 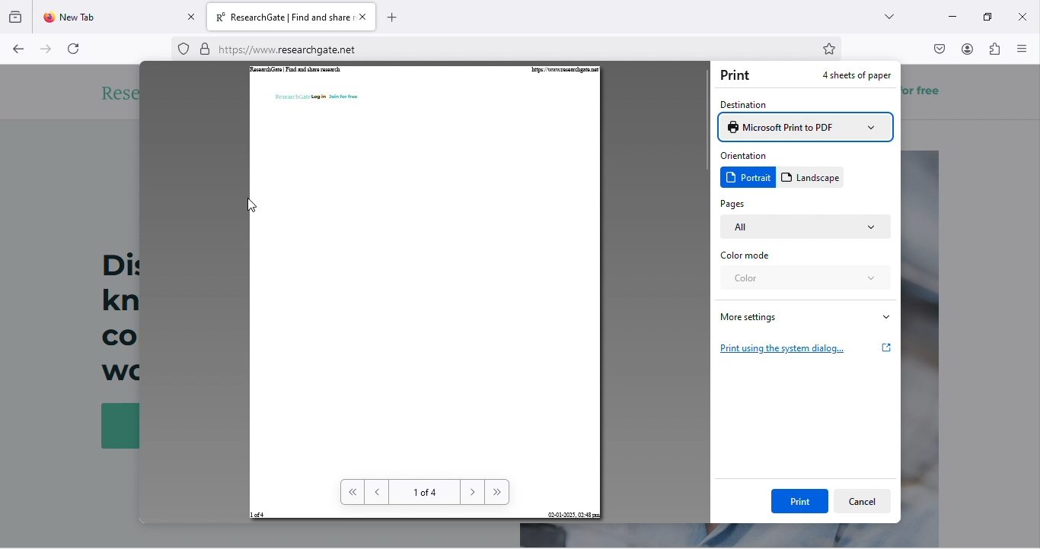 I want to click on 02-01-2025, 02:48 pm, so click(x=571, y=513).